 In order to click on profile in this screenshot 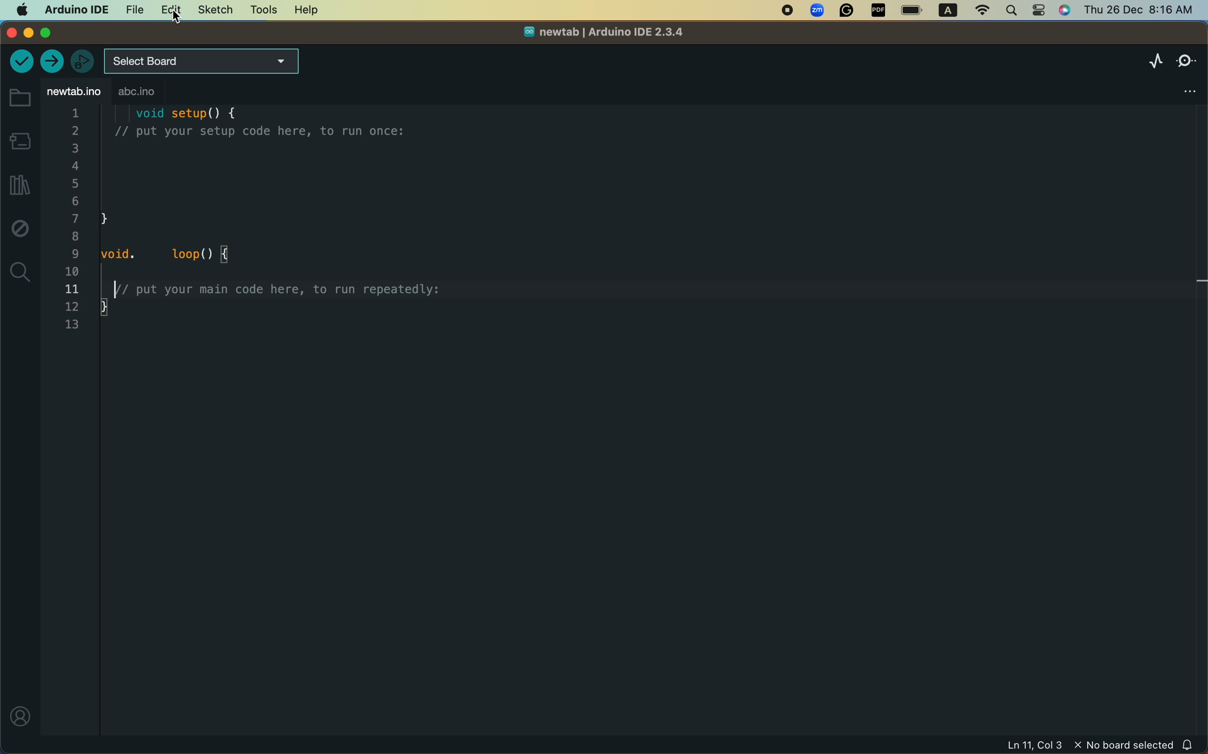, I will do `click(18, 716)`.